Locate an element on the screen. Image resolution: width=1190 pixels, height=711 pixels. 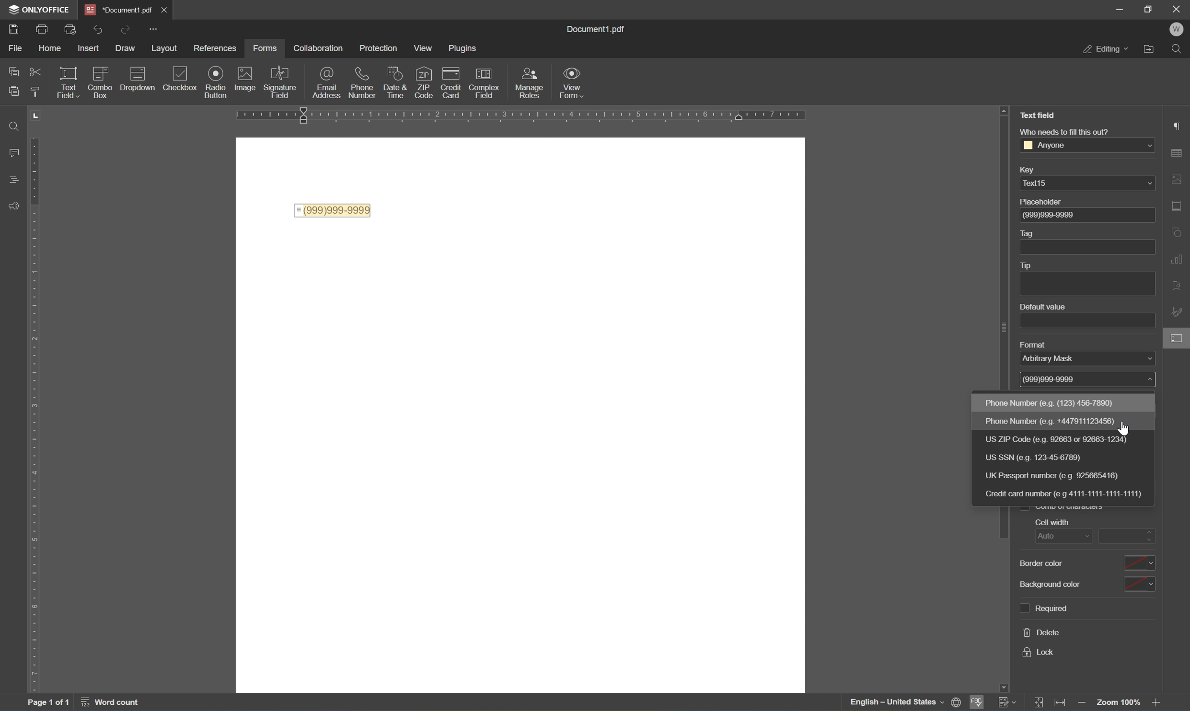
drop down is located at coordinates (1148, 183).